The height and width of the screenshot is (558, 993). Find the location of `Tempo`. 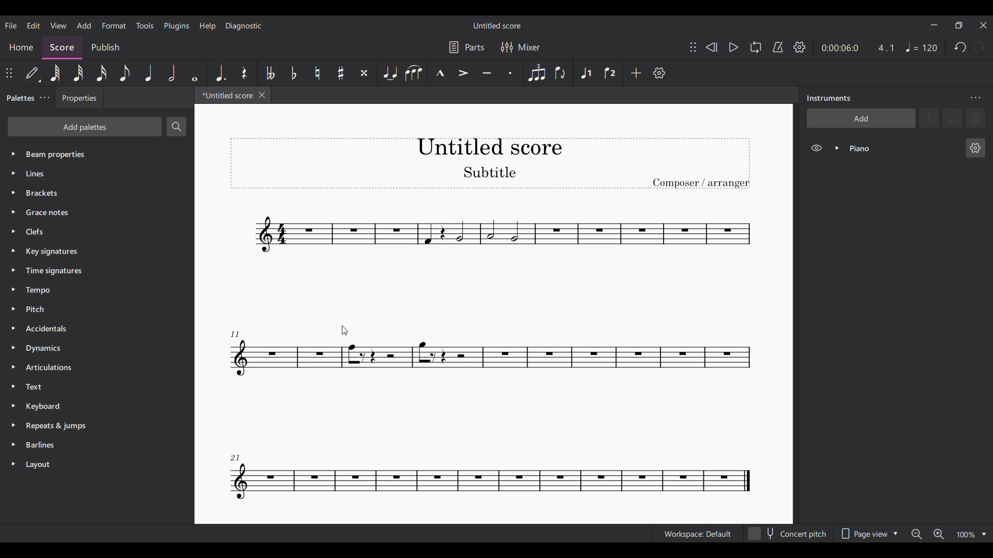

Tempo is located at coordinates (93, 290).